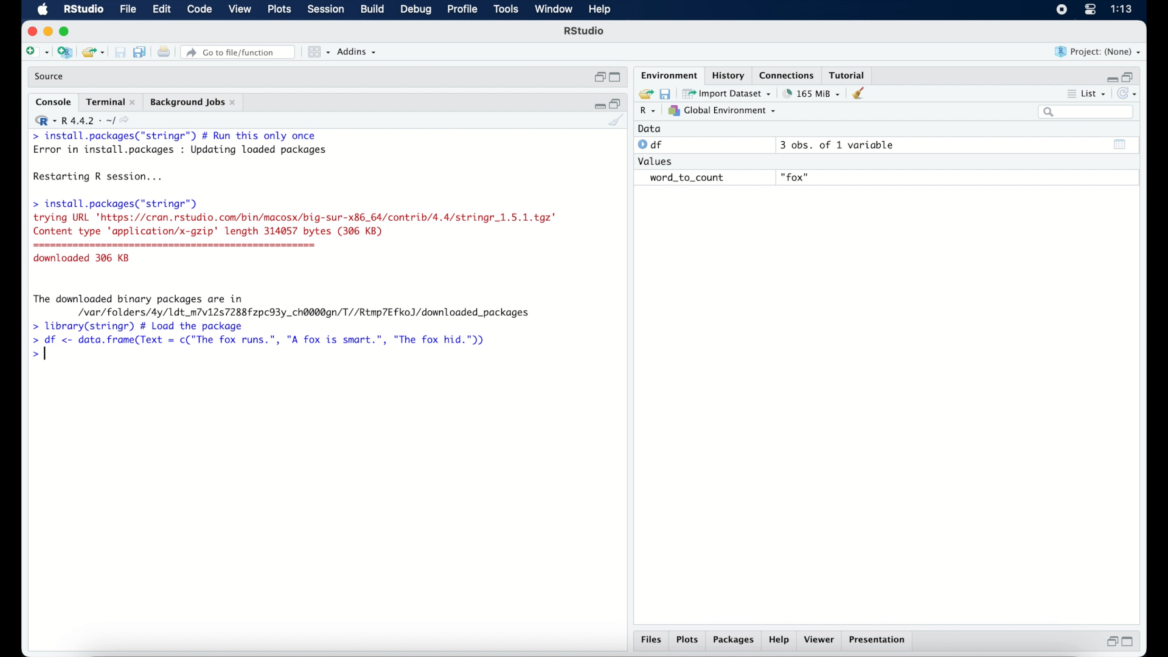  Describe the element at coordinates (50, 77) in the screenshot. I see `source` at that location.